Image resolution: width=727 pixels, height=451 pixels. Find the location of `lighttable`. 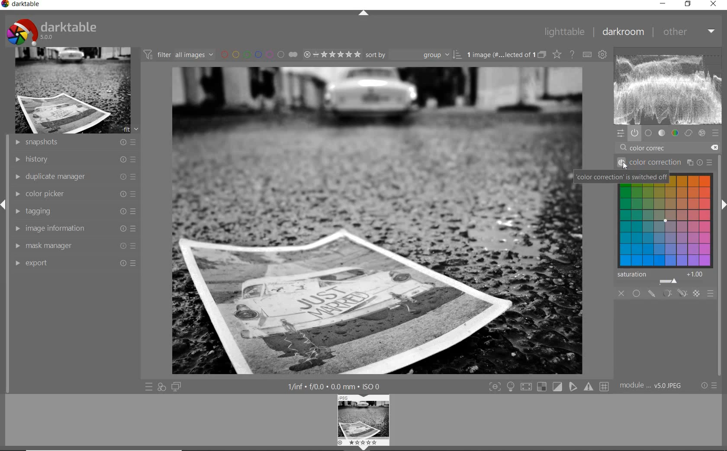

lighttable is located at coordinates (565, 32).